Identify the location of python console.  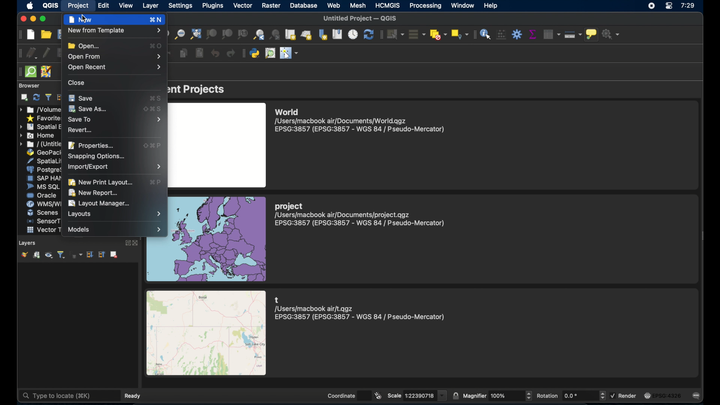
(255, 53).